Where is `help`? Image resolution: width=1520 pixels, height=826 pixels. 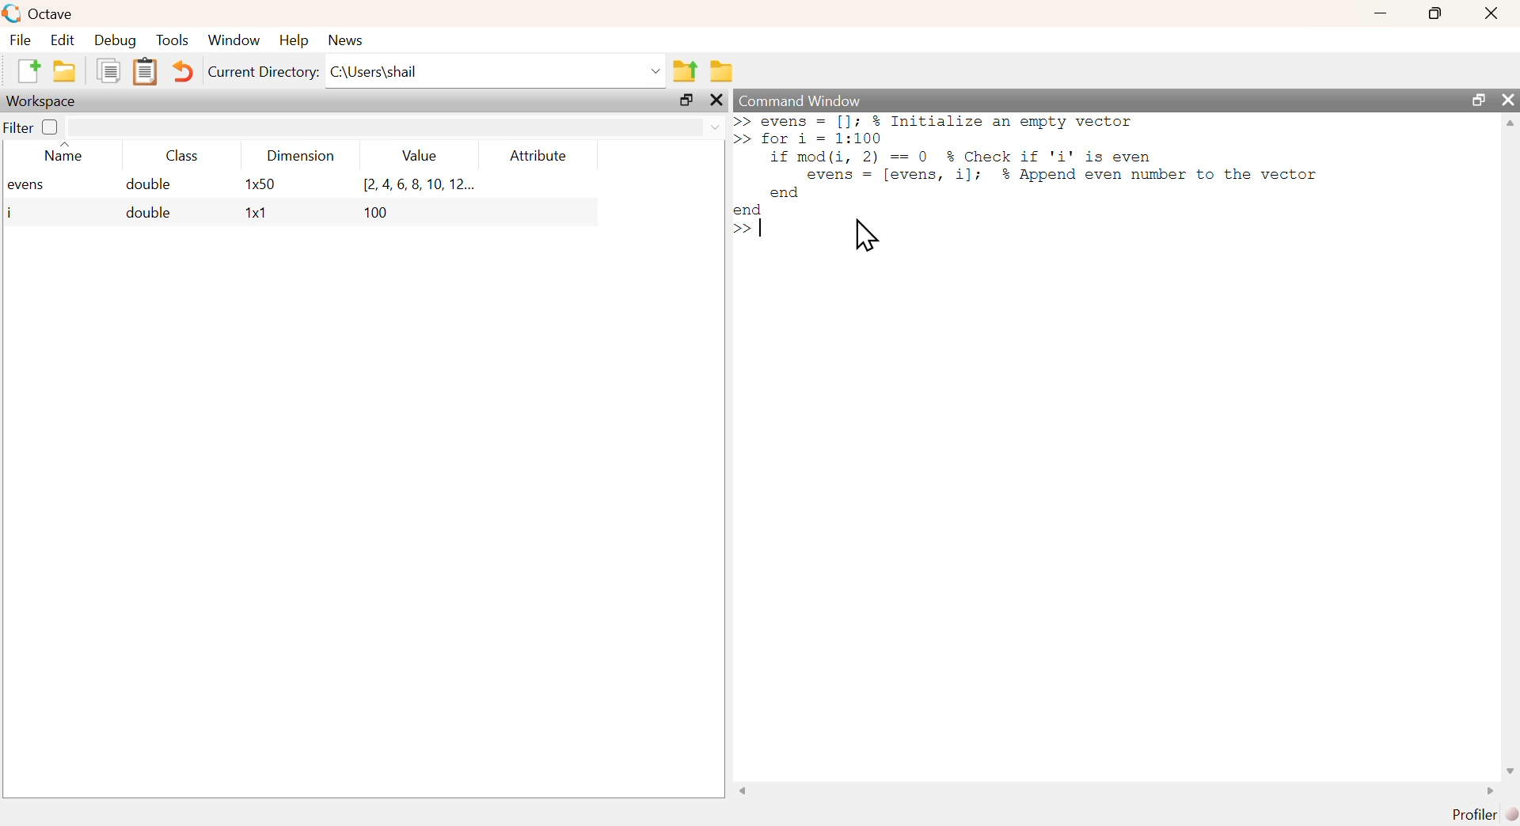
help is located at coordinates (293, 39).